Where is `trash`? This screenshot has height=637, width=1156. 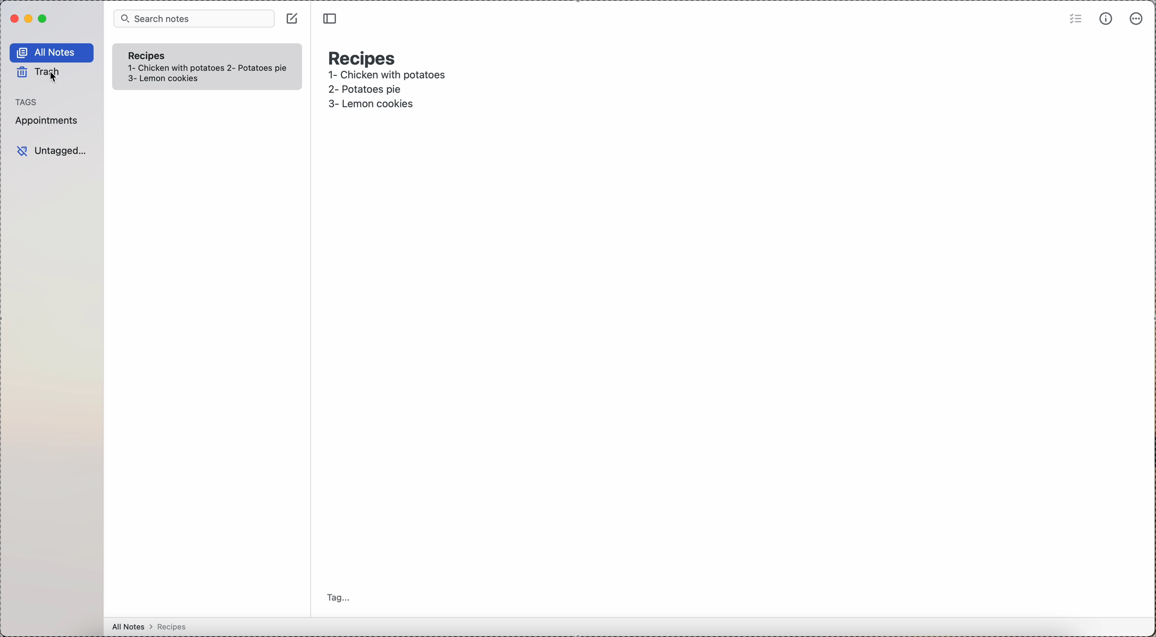
trash is located at coordinates (40, 73).